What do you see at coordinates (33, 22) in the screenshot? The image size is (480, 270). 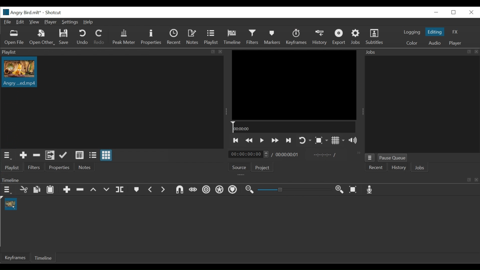 I see `View` at bounding box center [33, 22].